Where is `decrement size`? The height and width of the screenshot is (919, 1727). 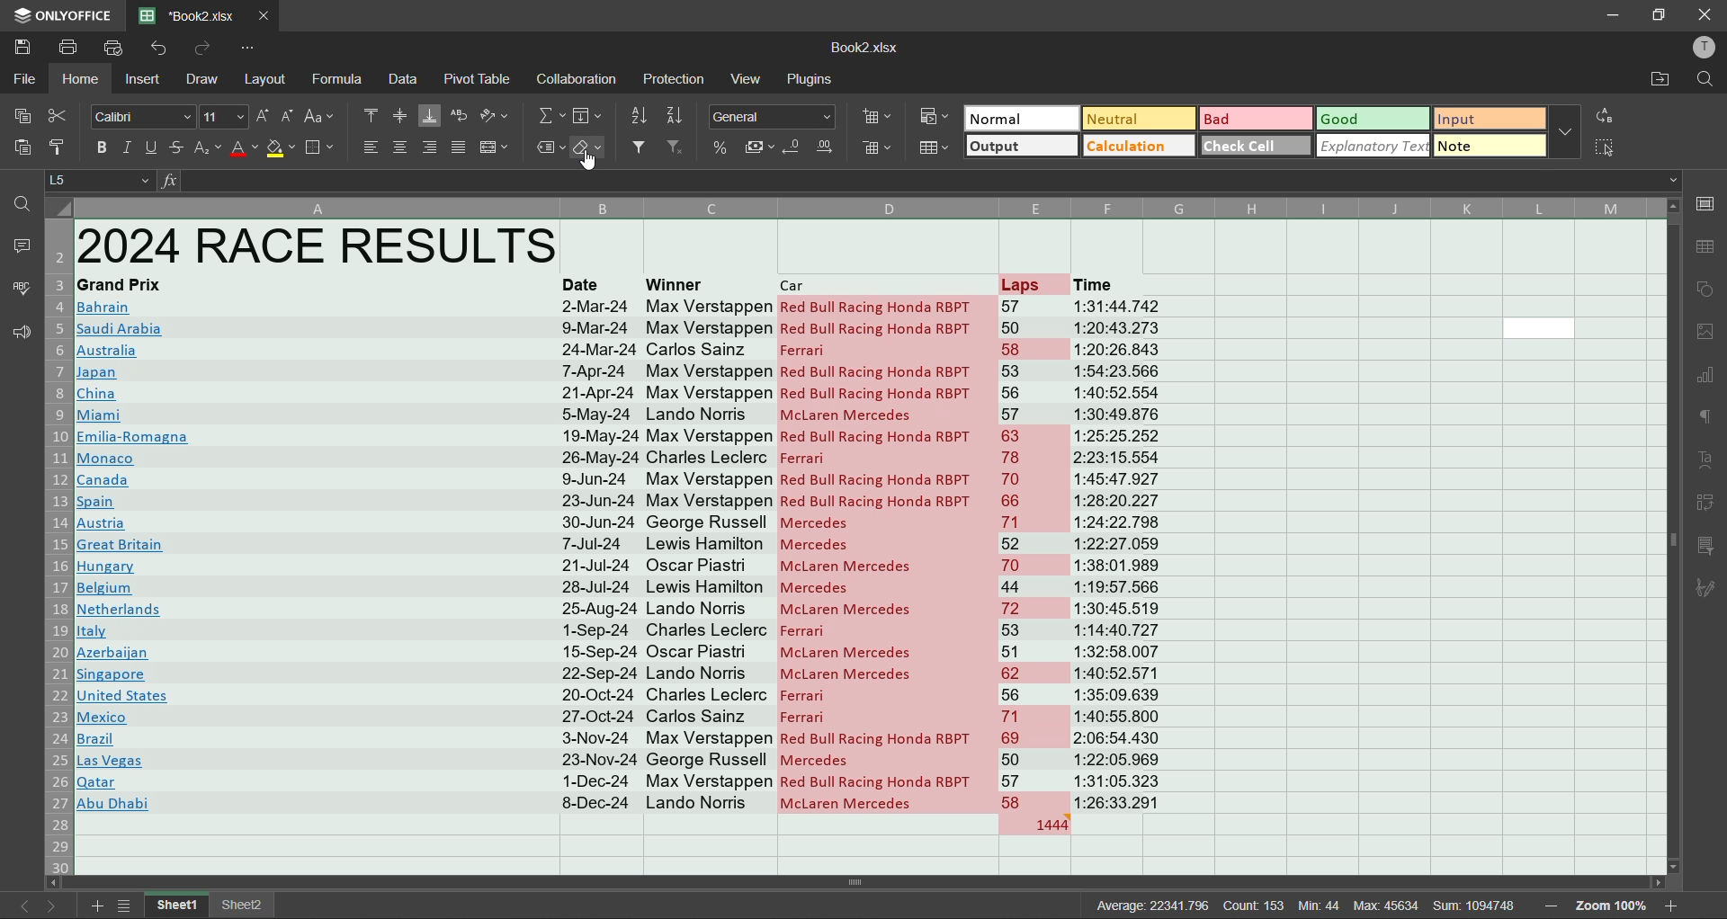
decrement size is located at coordinates (286, 116).